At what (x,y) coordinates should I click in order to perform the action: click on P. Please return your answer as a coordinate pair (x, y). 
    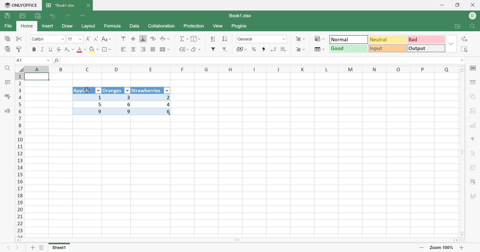
    Looking at the image, I should click on (423, 69).